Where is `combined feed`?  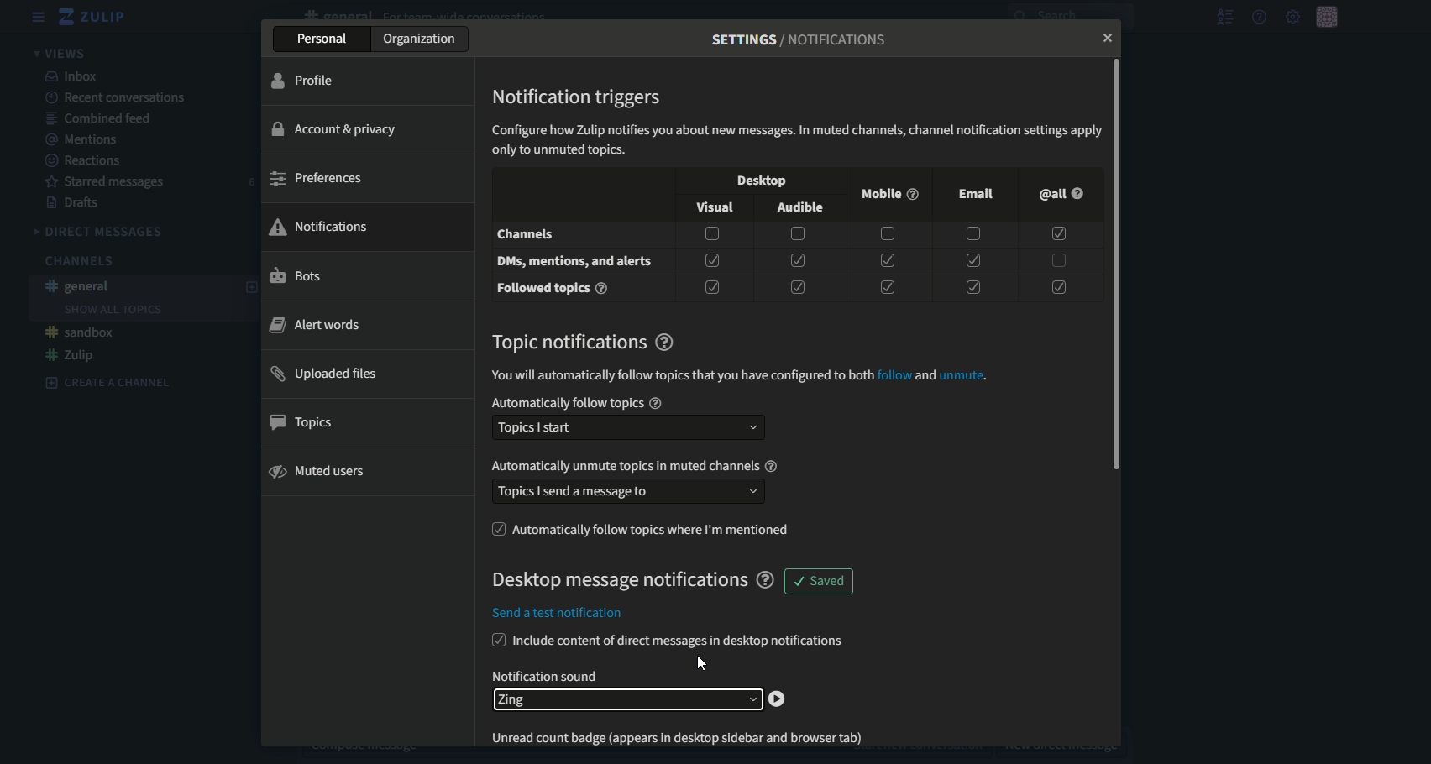
combined feed is located at coordinates (102, 118).